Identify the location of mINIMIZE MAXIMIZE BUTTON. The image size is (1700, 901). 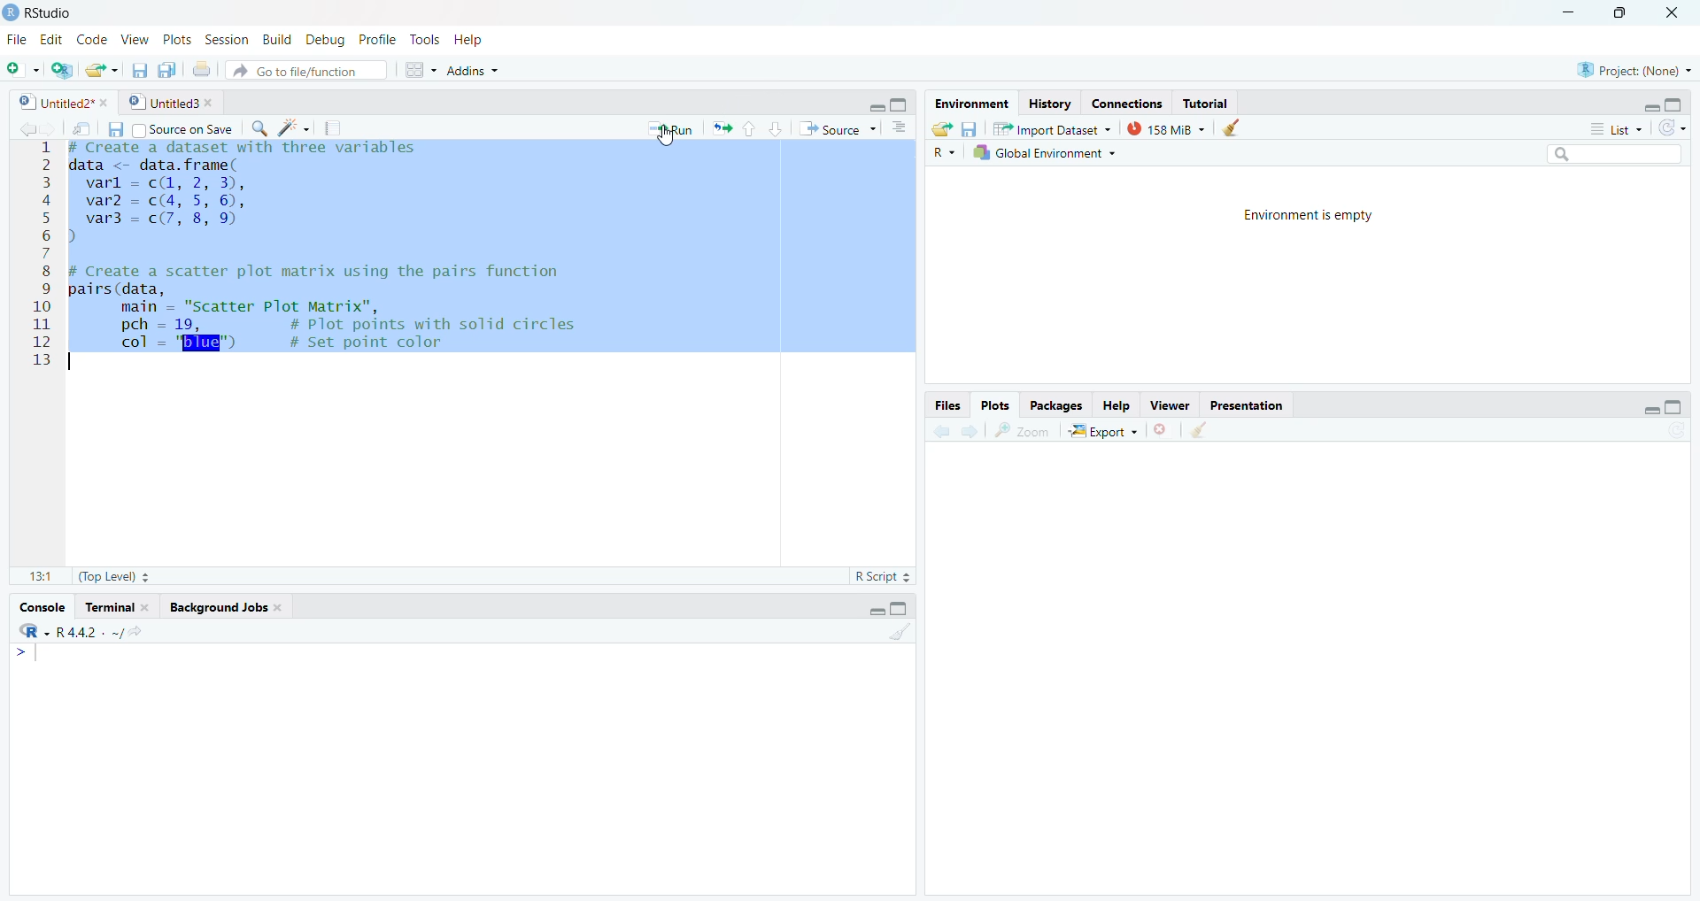
(890, 610).